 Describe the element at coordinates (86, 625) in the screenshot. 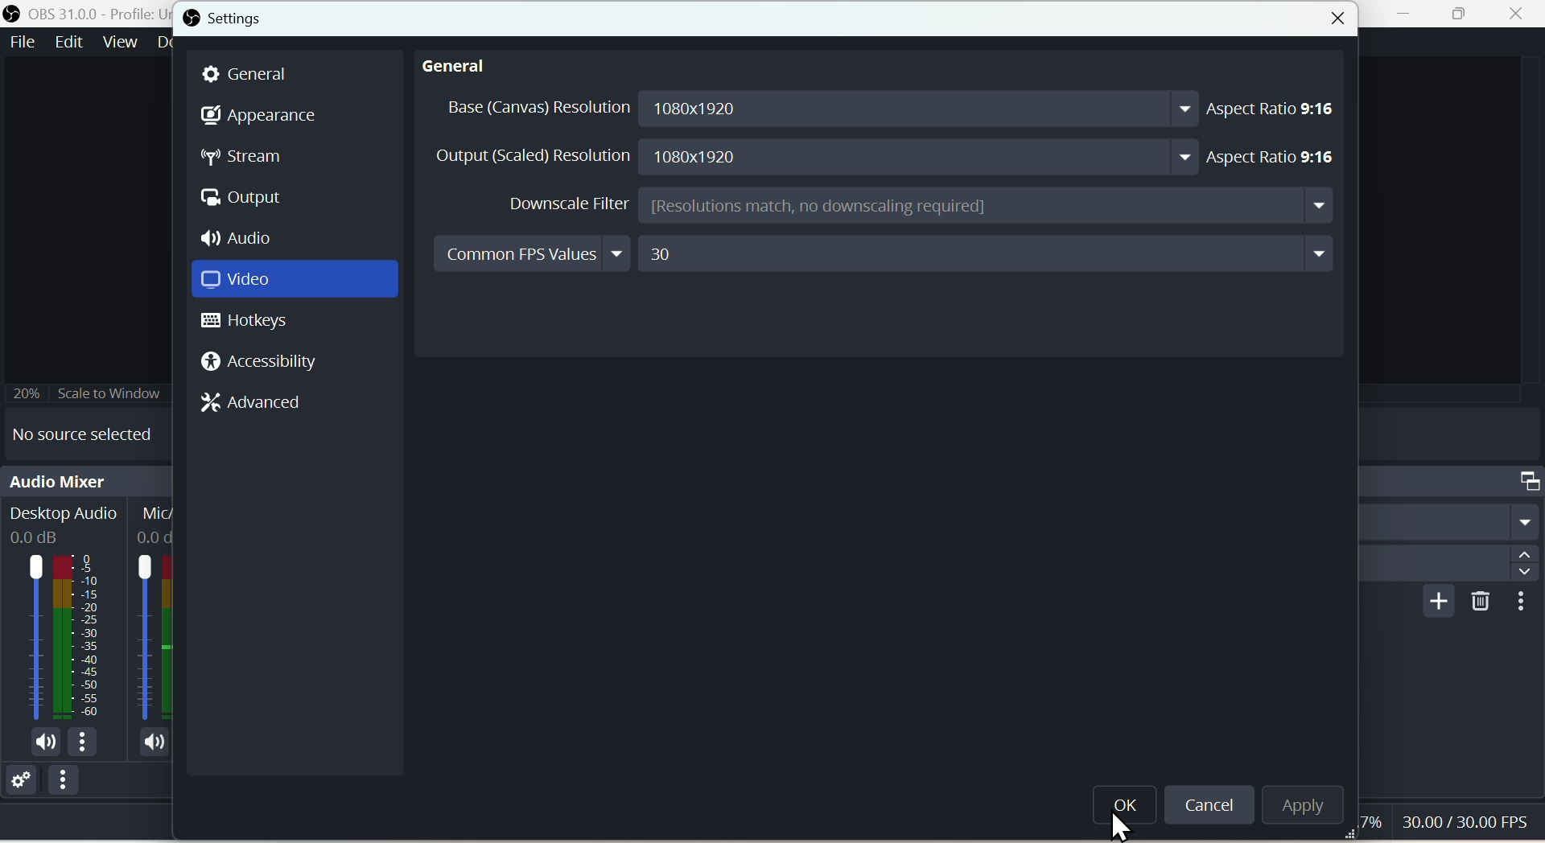

I see `Audio bar` at that location.